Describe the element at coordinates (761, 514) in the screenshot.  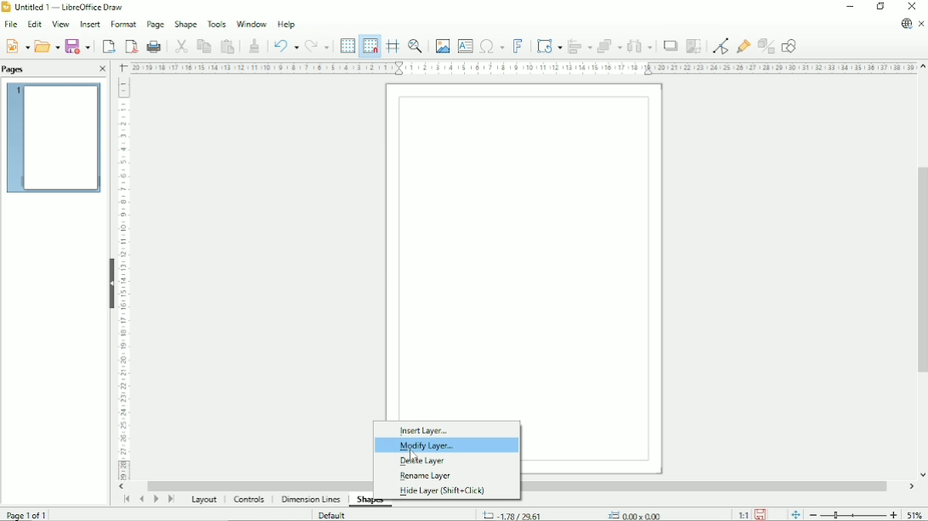
I see `Save` at that location.